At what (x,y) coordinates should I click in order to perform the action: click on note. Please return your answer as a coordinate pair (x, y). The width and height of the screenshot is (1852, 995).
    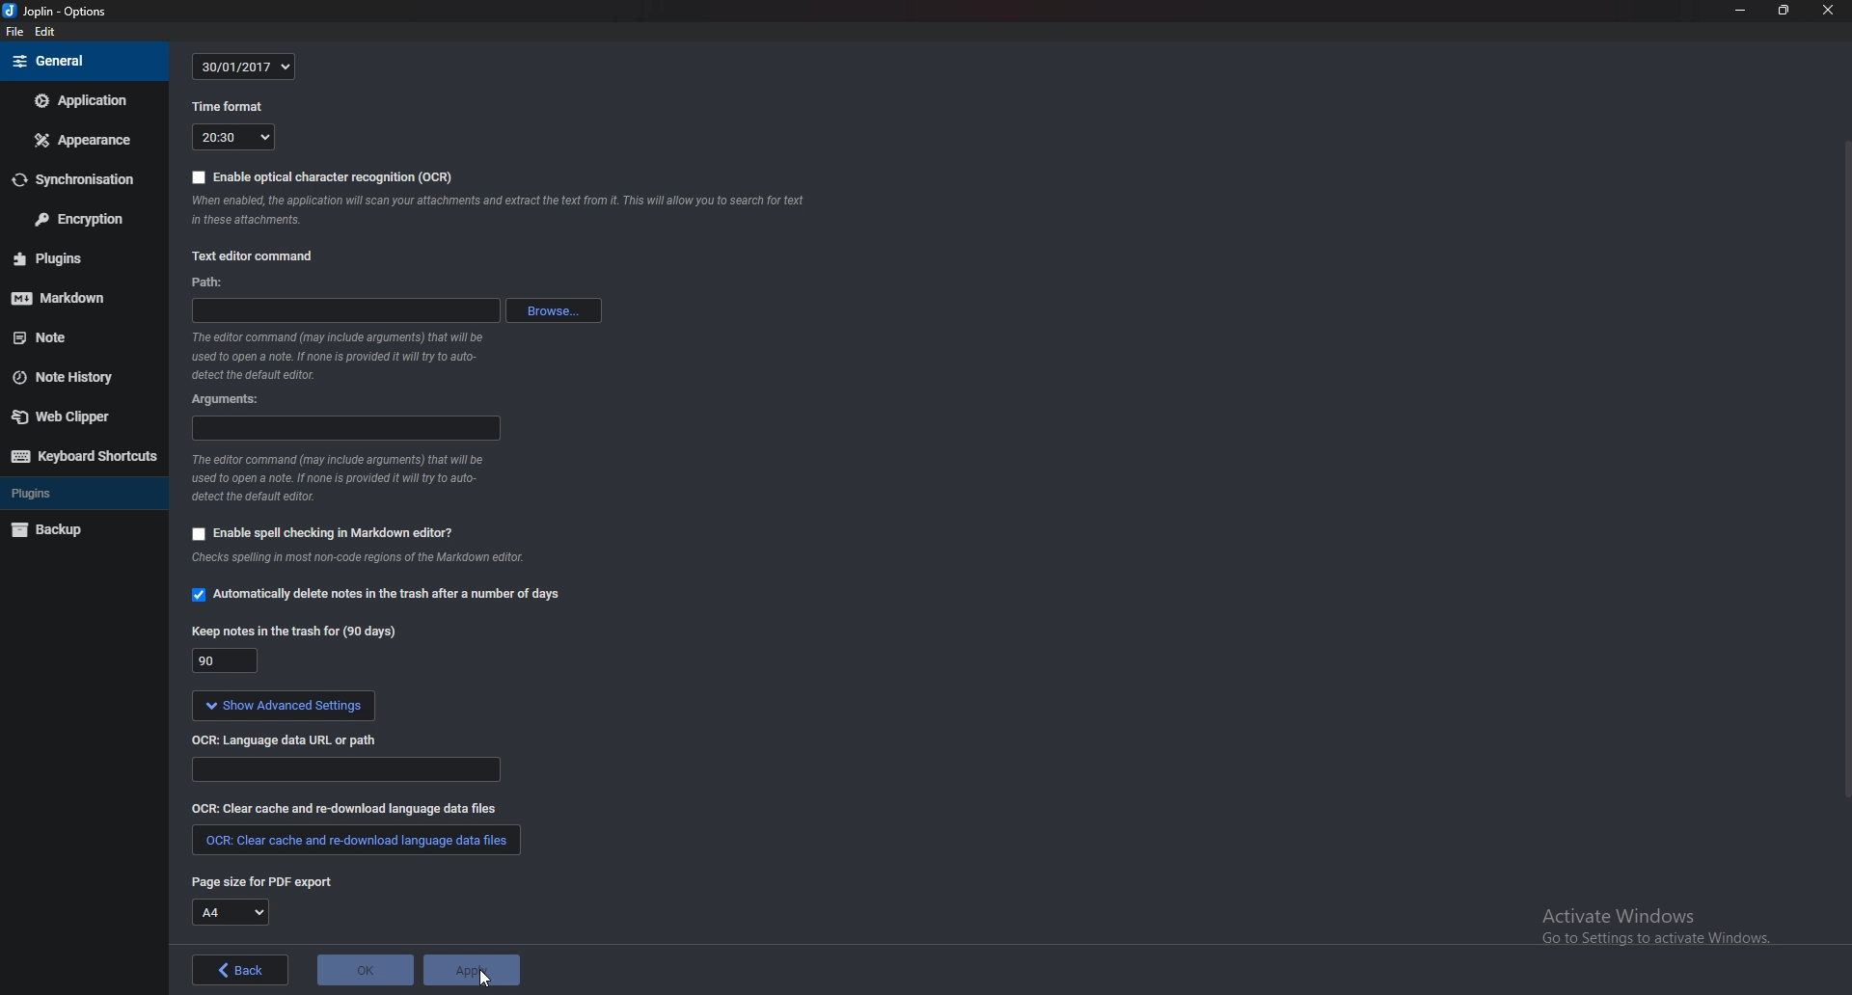
    Looking at the image, I should click on (66, 337).